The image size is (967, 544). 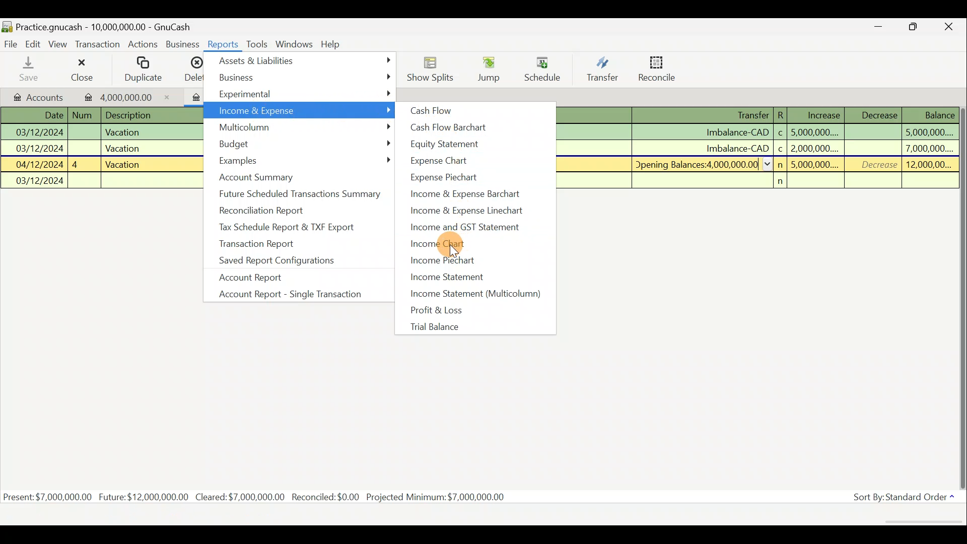 What do you see at coordinates (303, 161) in the screenshot?
I see `Examples` at bounding box center [303, 161].